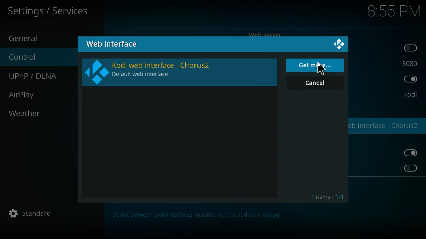  What do you see at coordinates (178, 72) in the screenshot?
I see `kodi web interface` at bounding box center [178, 72].